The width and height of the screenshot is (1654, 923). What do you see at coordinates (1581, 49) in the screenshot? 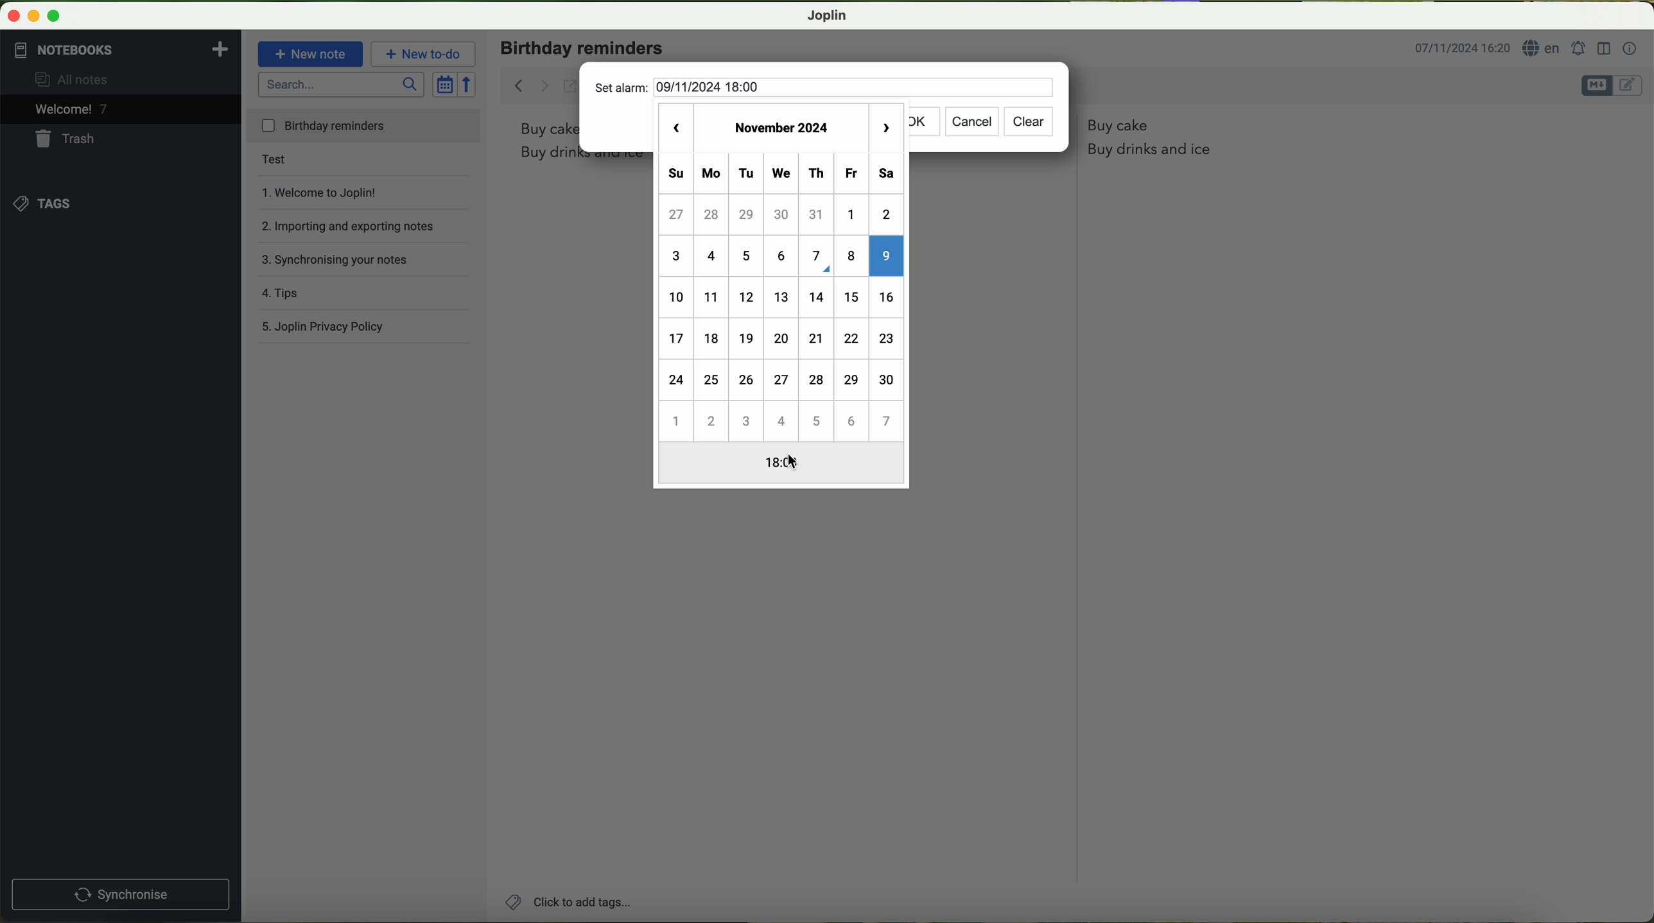
I see `set alarm` at bounding box center [1581, 49].